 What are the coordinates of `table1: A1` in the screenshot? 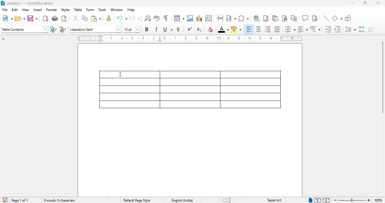 It's located at (274, 200).